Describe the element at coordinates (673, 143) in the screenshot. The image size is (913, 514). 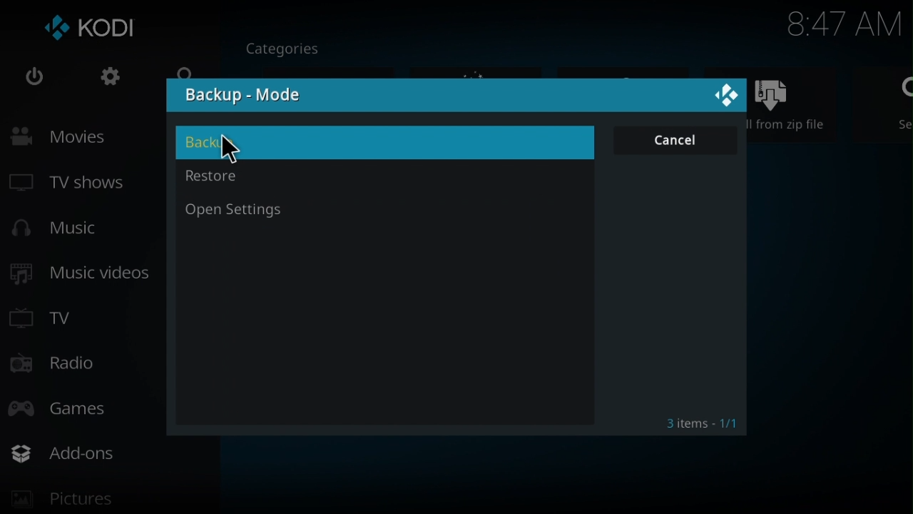
I see `cancel` at that location.